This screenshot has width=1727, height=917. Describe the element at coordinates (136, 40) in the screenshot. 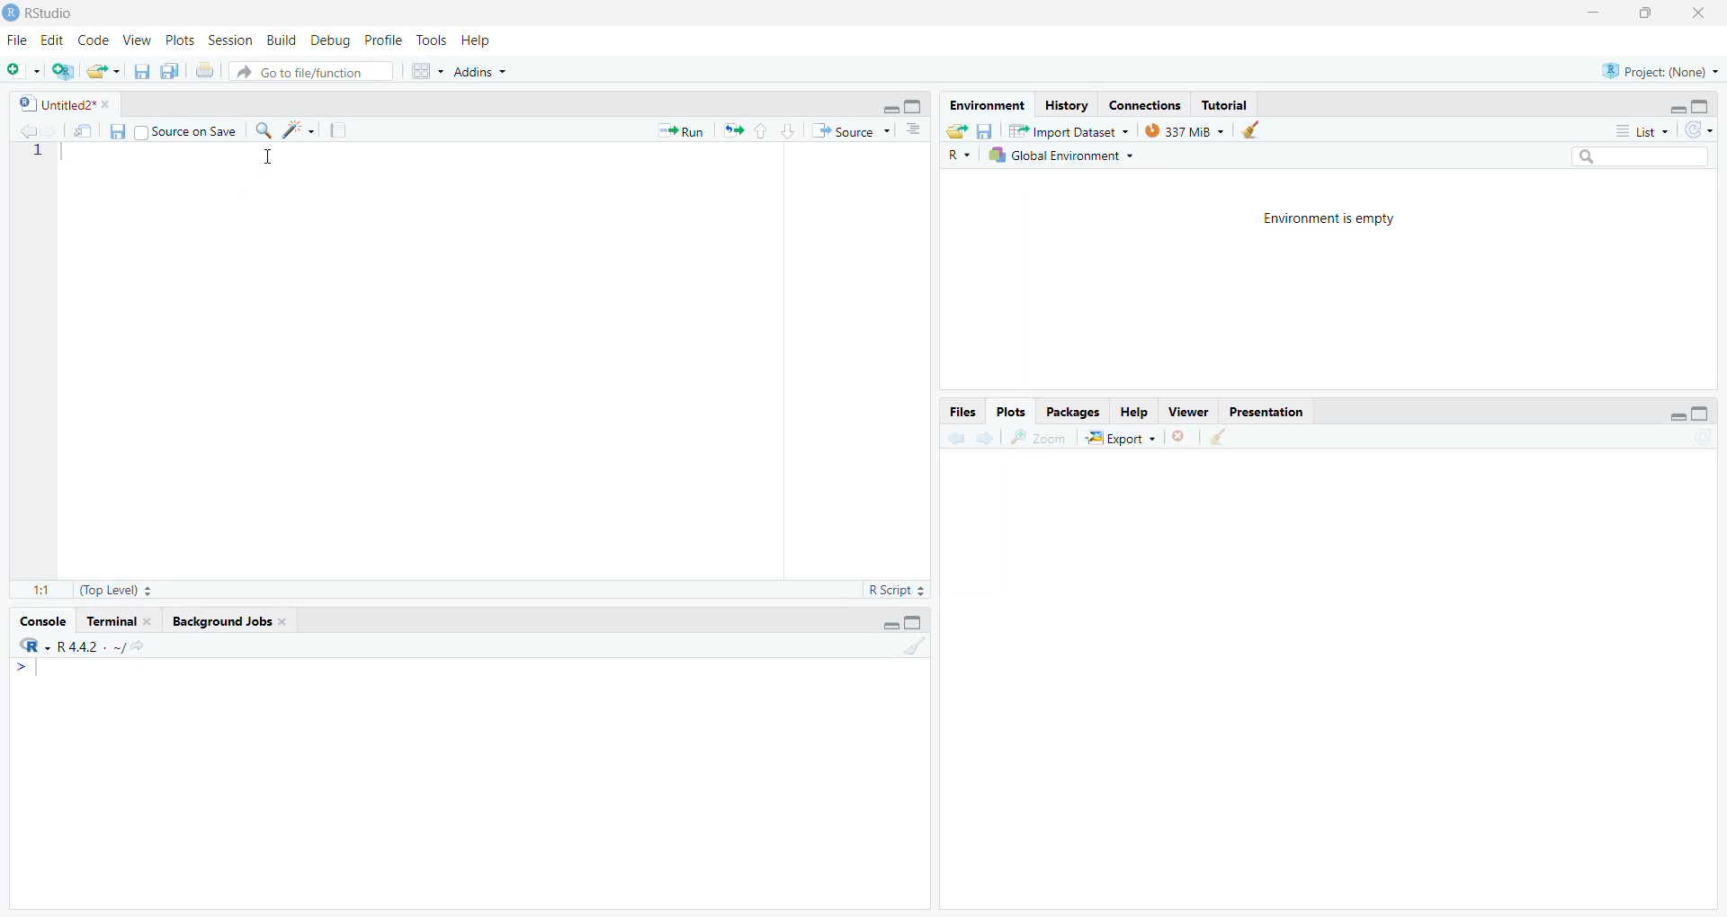

I see ` View` at that location.